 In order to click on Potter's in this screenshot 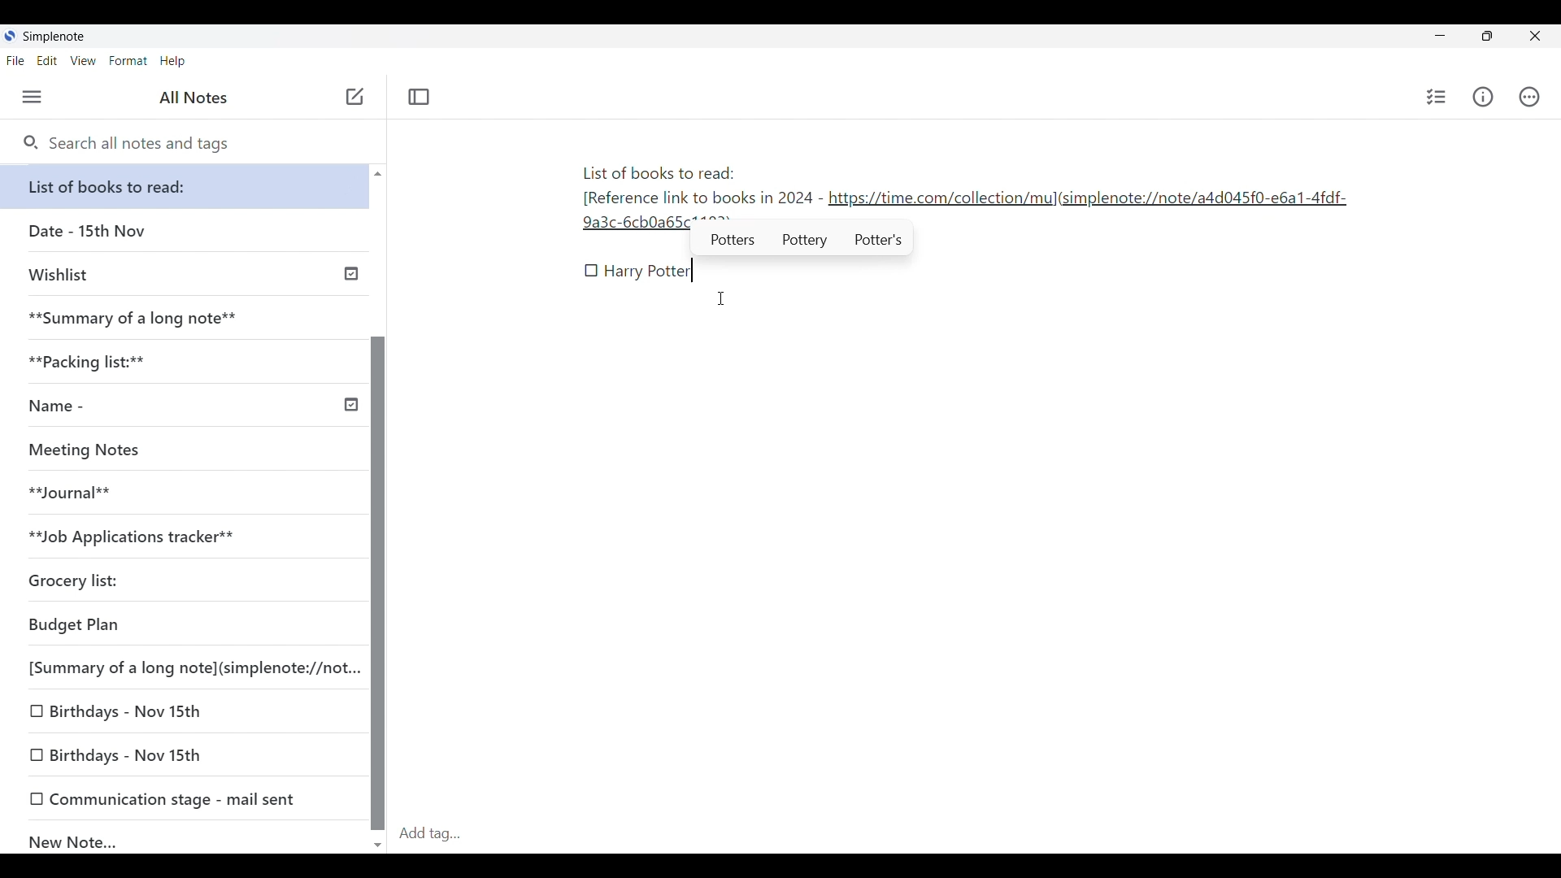, I will do `click(881, 241)`.